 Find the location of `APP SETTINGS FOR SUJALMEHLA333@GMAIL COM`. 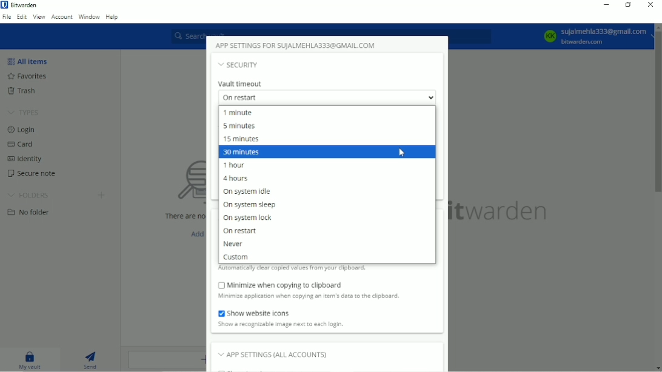

APP SETTINGS FOR SUJALMEHLA333@GMAIL COM is located at coordinates (297, 45).